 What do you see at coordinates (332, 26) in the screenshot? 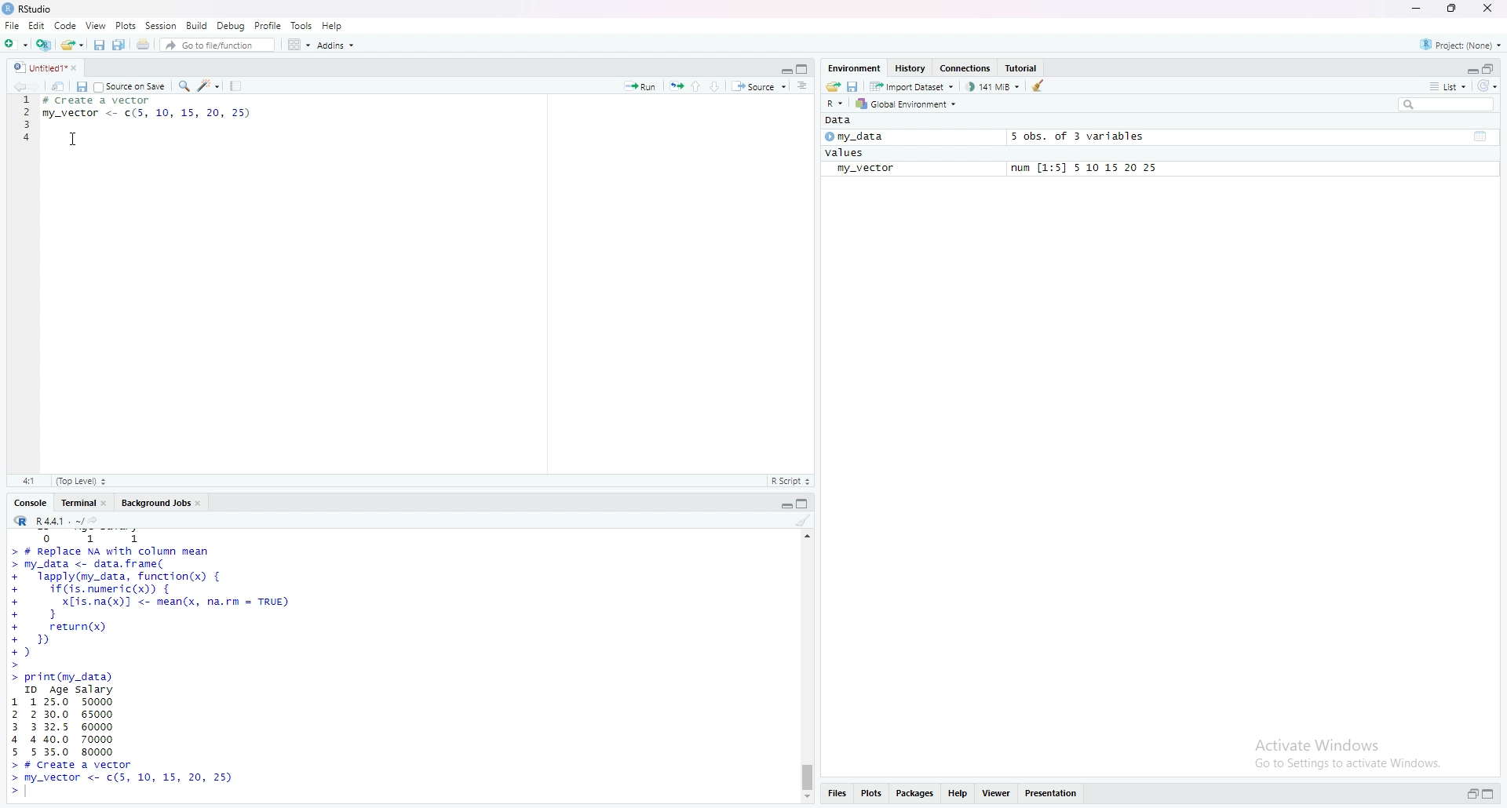
I see `help` at bounding box center [332, 26].